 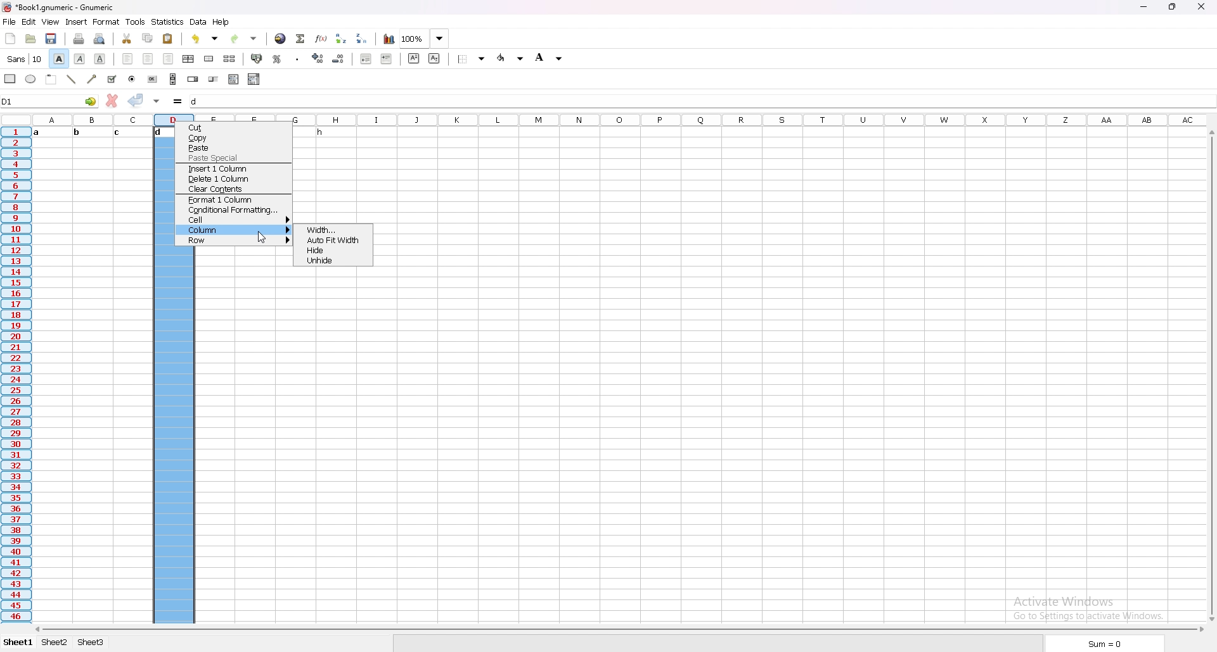 What do you see at coordinates (127, 38) in the screenshot?
I see `cut` at bounding box center [127, 38].